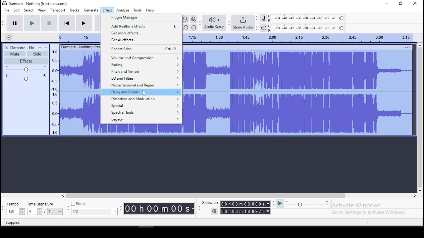  What do you see at coordinates (26, 61) in the screenshot?
I see `effects` at bounding box center [26, 61].